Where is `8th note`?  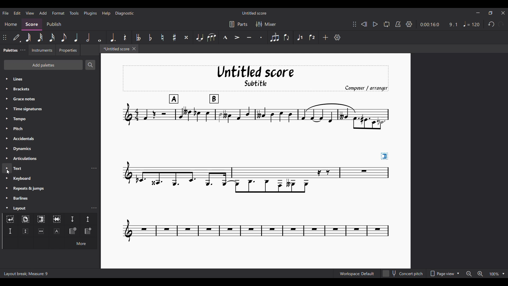
8th note is located at coordinates (64, 37).